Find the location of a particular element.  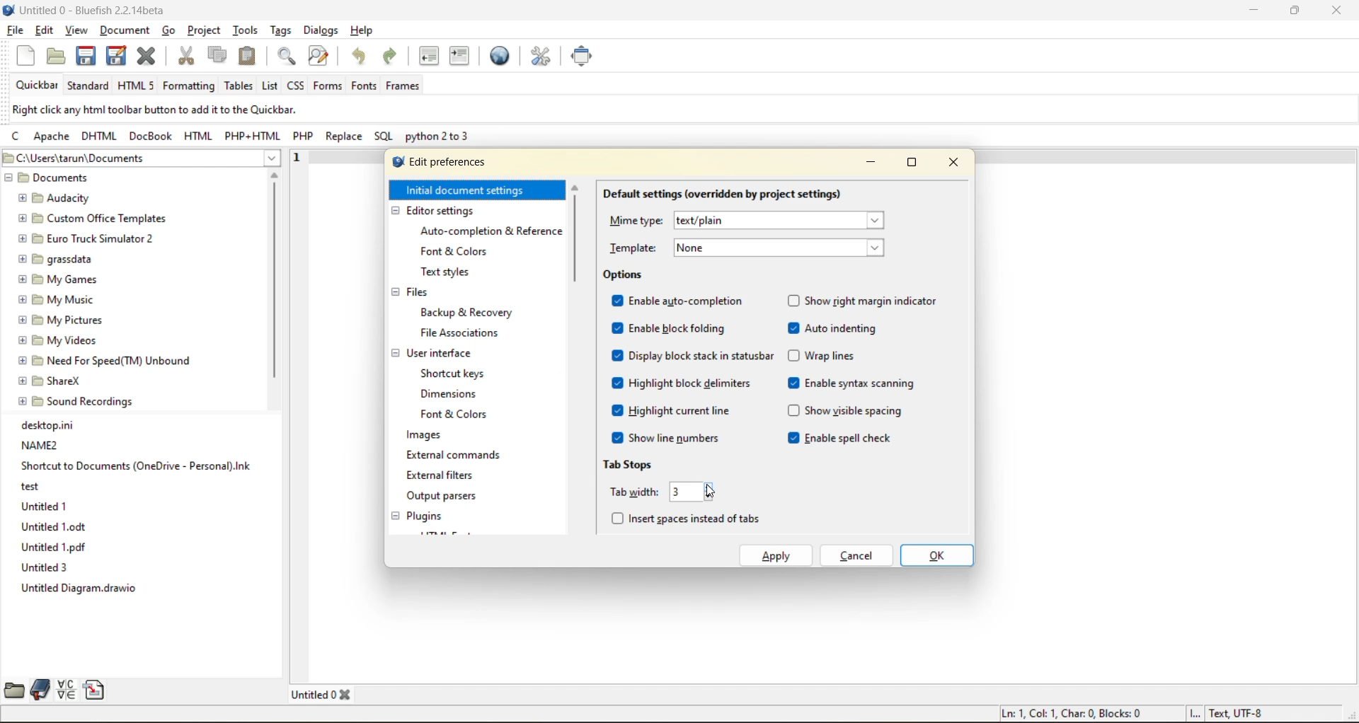

undo is located at coordinates (363, 57).